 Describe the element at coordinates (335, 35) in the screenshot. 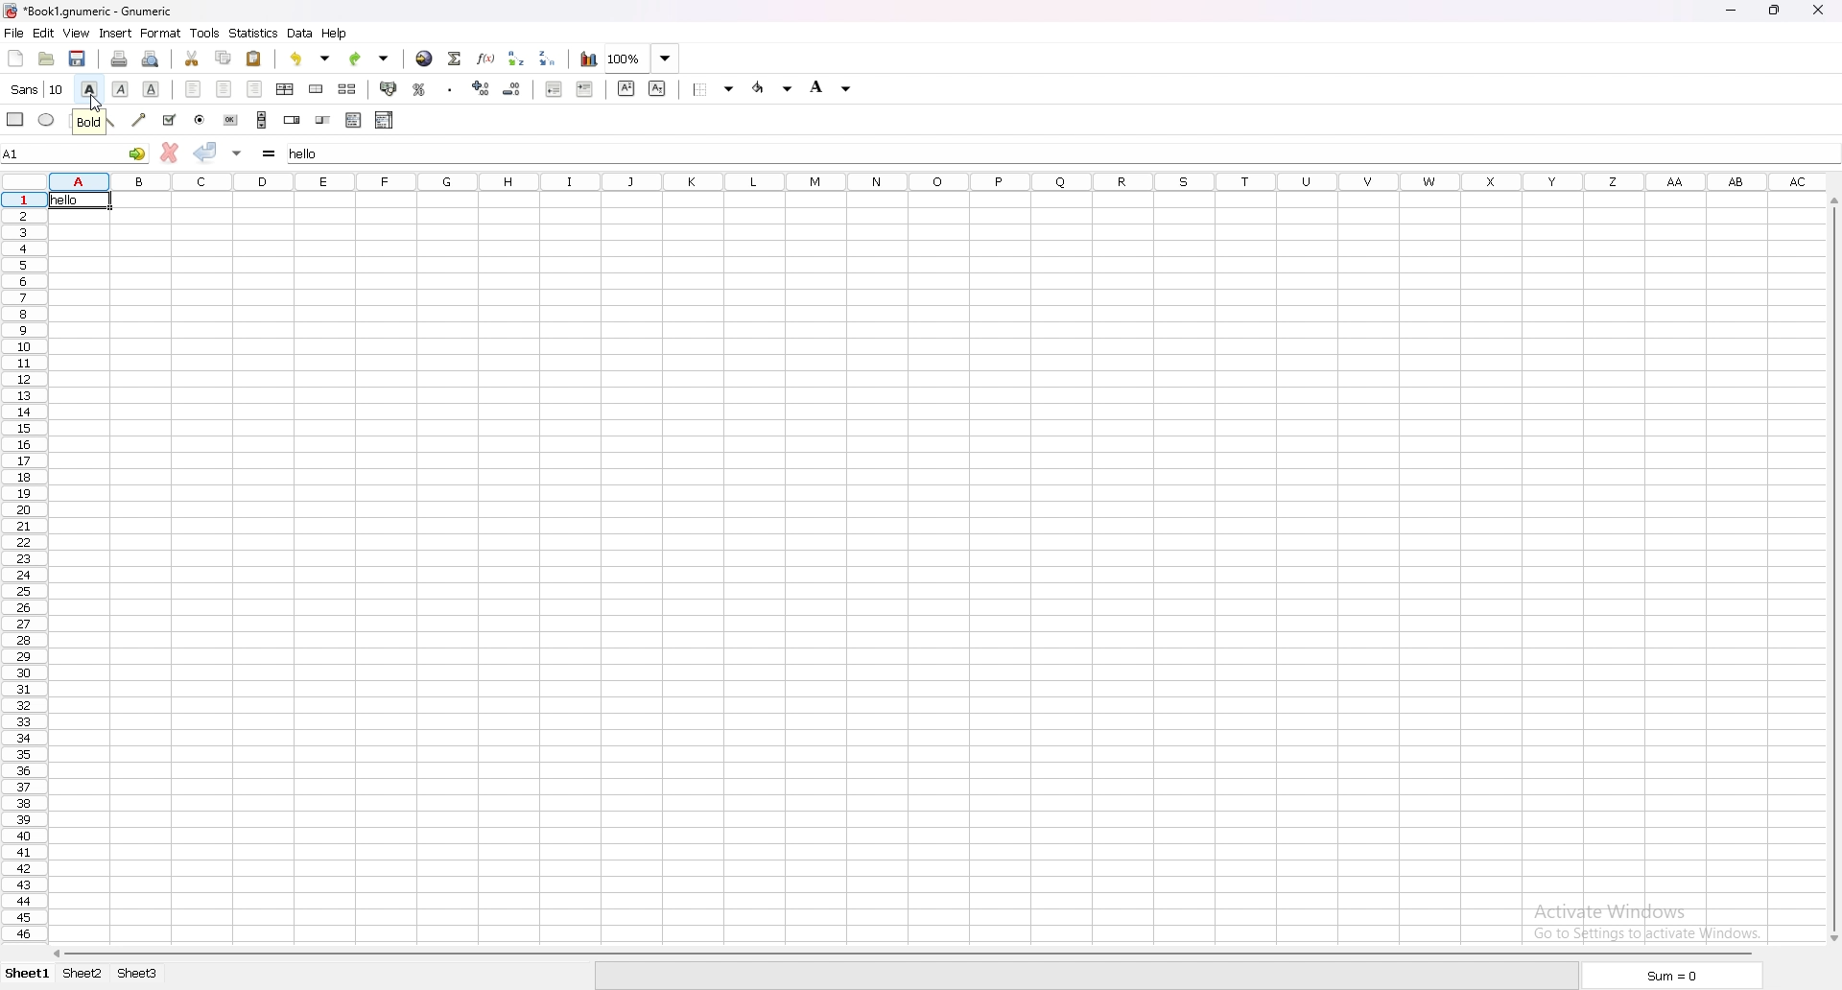

I see `help` at that location.